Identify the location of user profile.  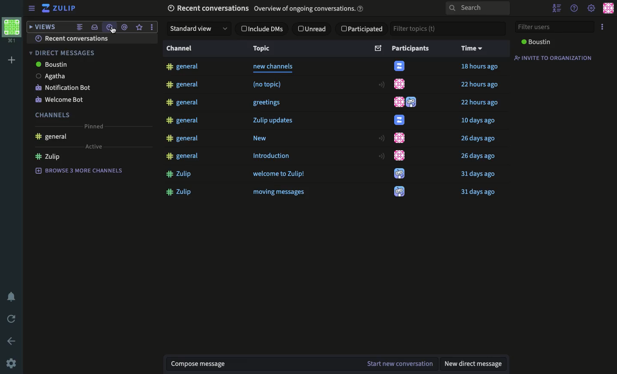
(401, 174).